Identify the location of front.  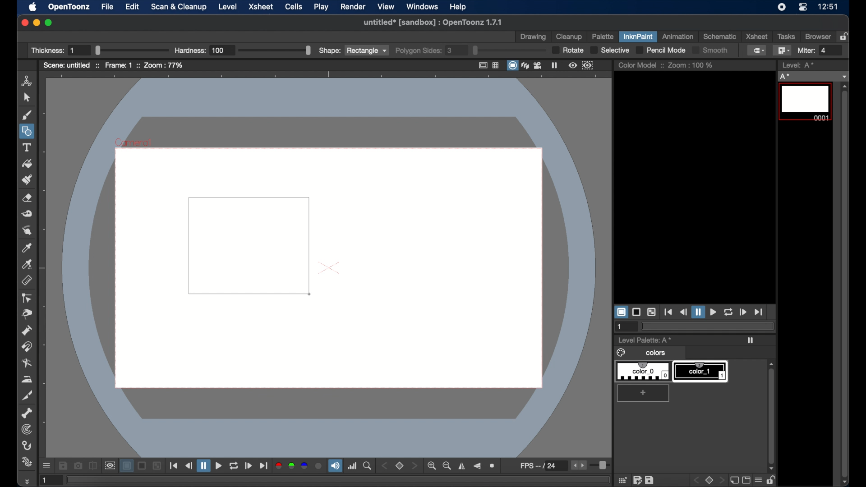
(722, 480).